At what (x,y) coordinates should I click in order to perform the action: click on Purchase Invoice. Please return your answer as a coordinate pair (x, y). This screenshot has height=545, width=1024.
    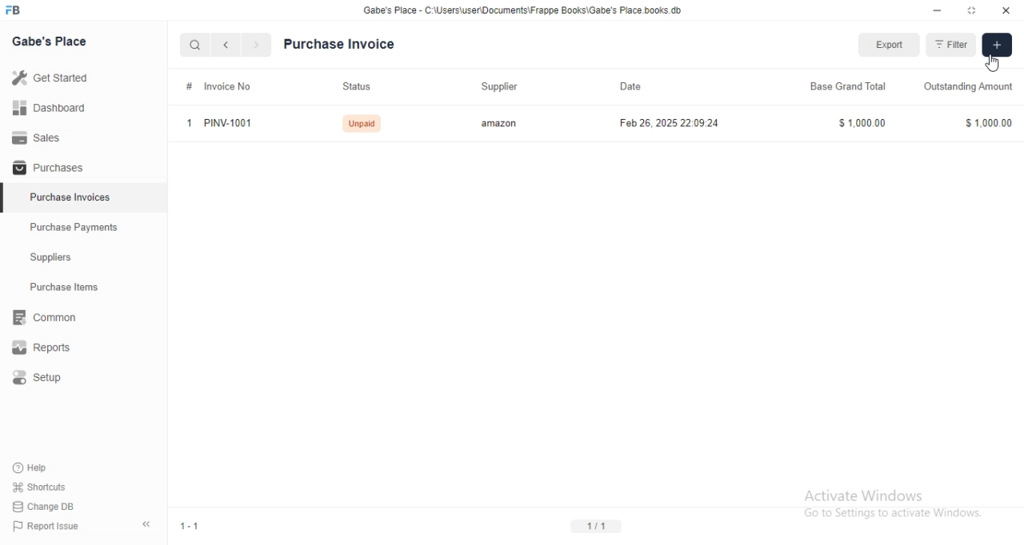
    Looking at the image, I should click on (340, 44).